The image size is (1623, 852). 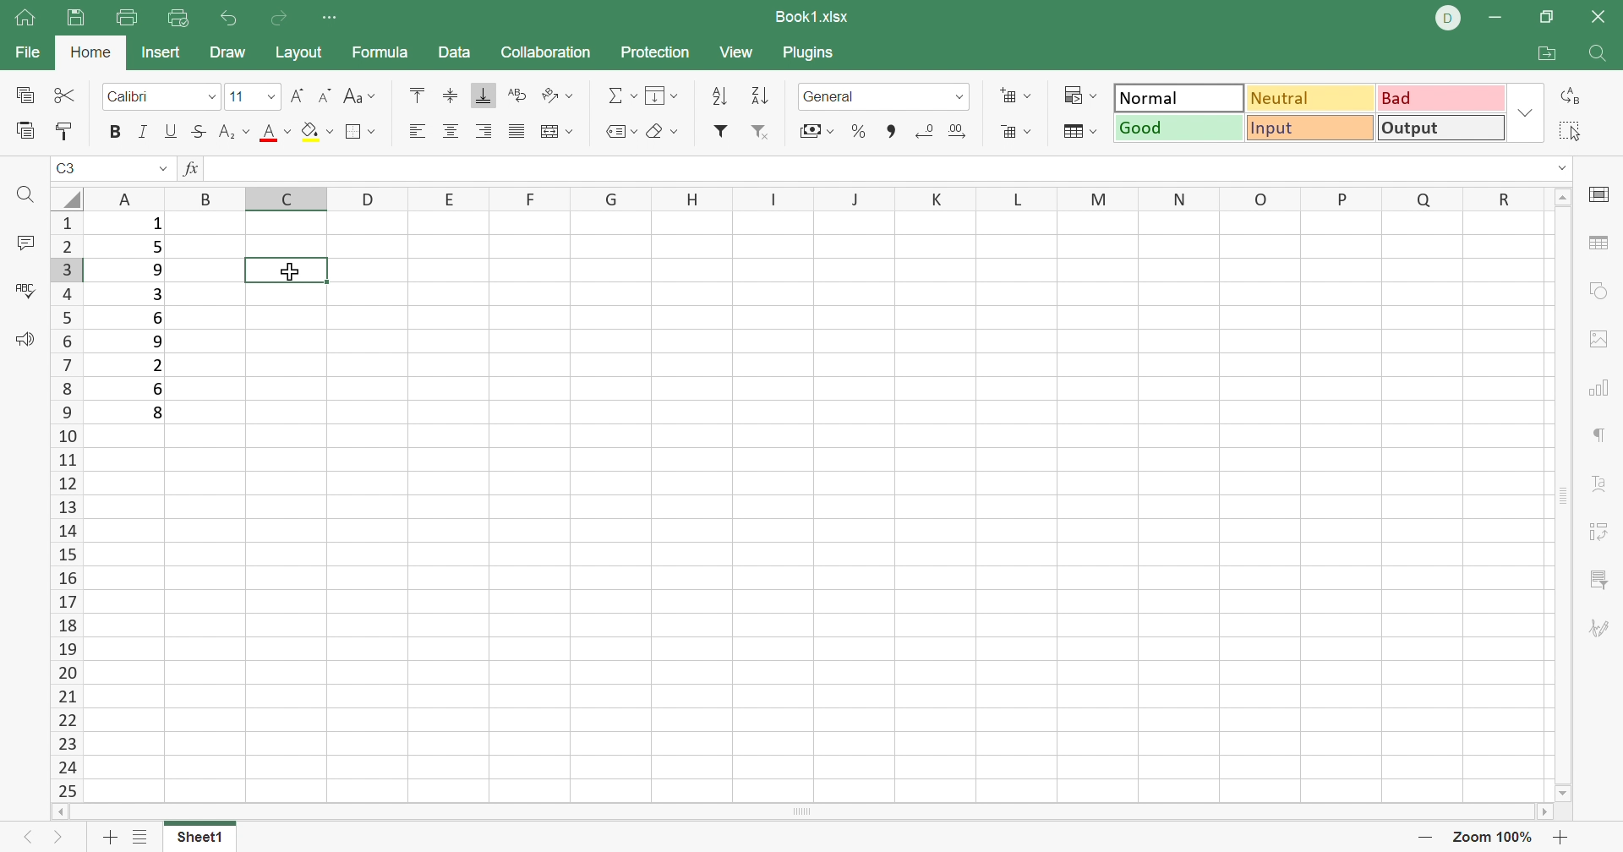 What do you see at coordinates (277, 19) in the screenshot?
I see `Redo` at bounding box center [277, 19].